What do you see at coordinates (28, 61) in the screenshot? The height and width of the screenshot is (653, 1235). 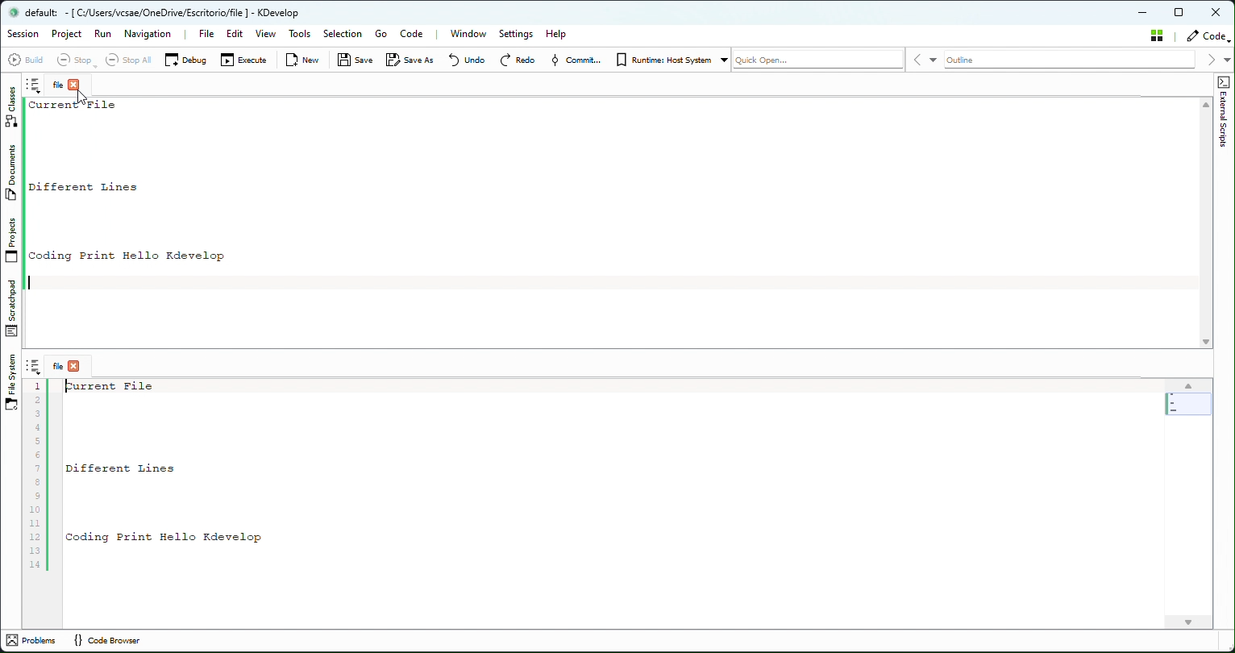 I see `Build` at bounding box center [28, 61].